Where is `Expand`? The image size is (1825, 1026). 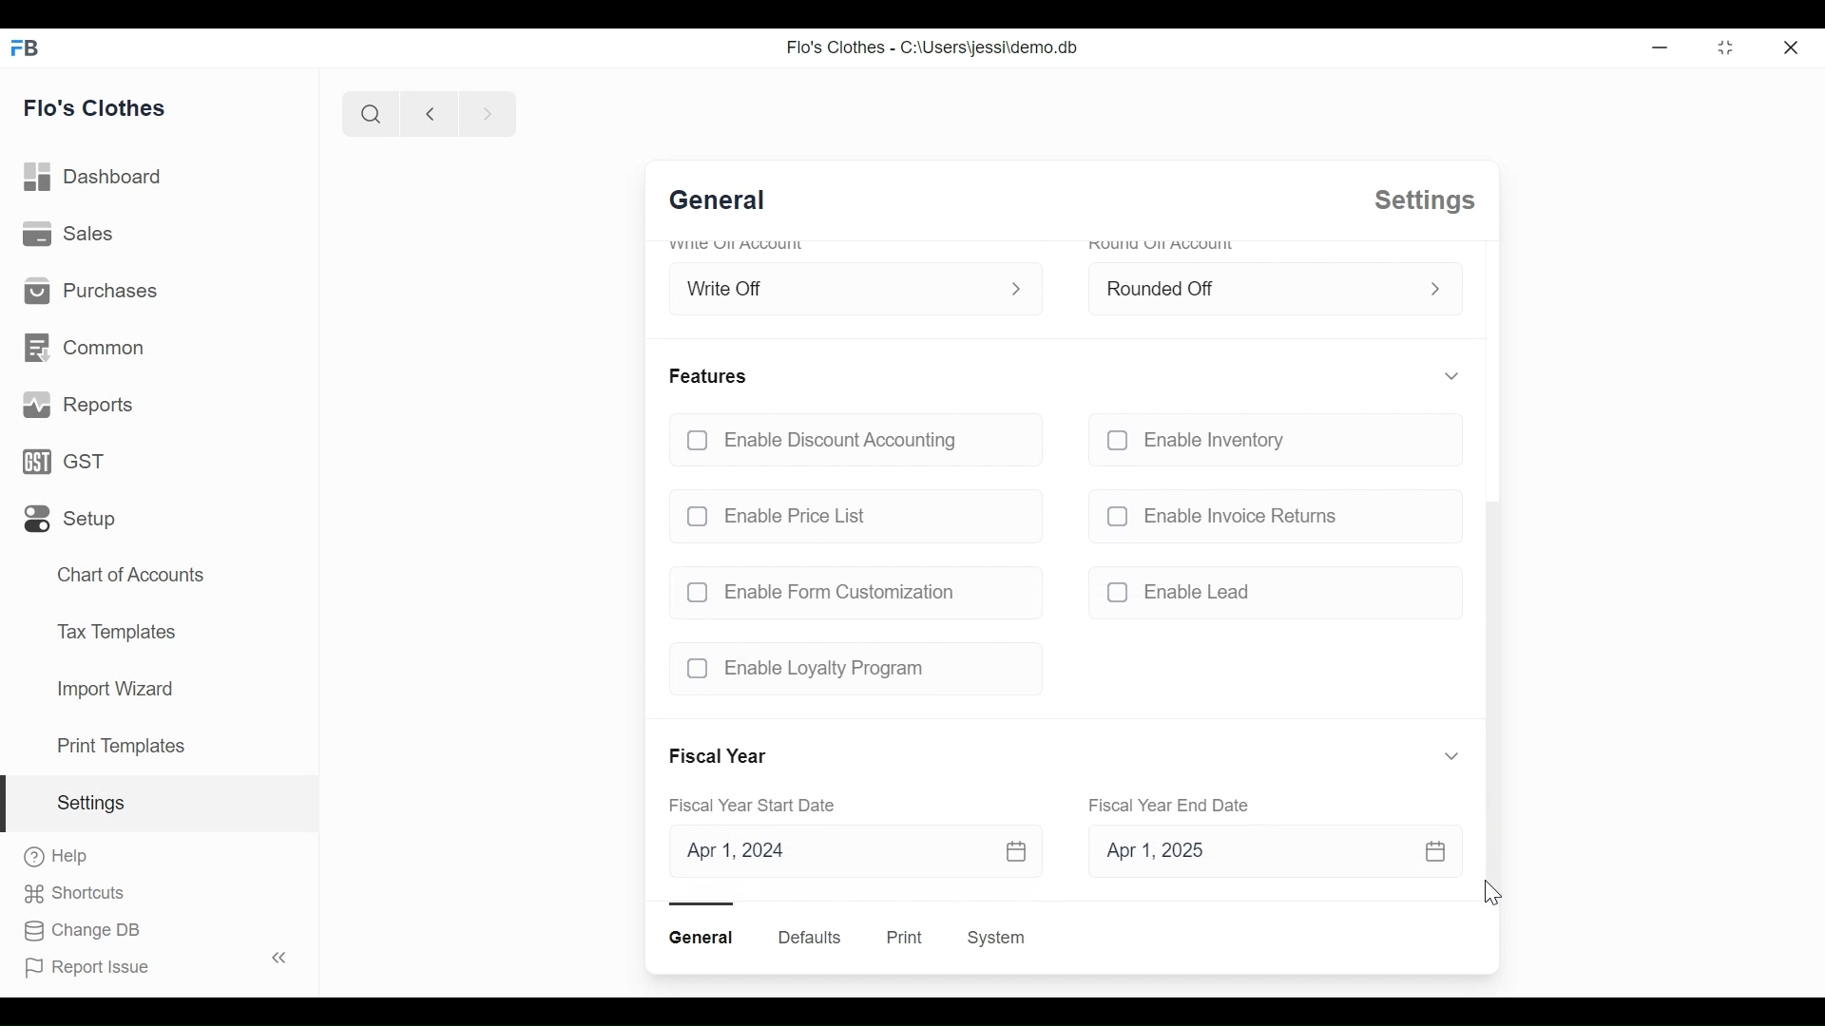 Expand is located at coordinates (1450, 376).